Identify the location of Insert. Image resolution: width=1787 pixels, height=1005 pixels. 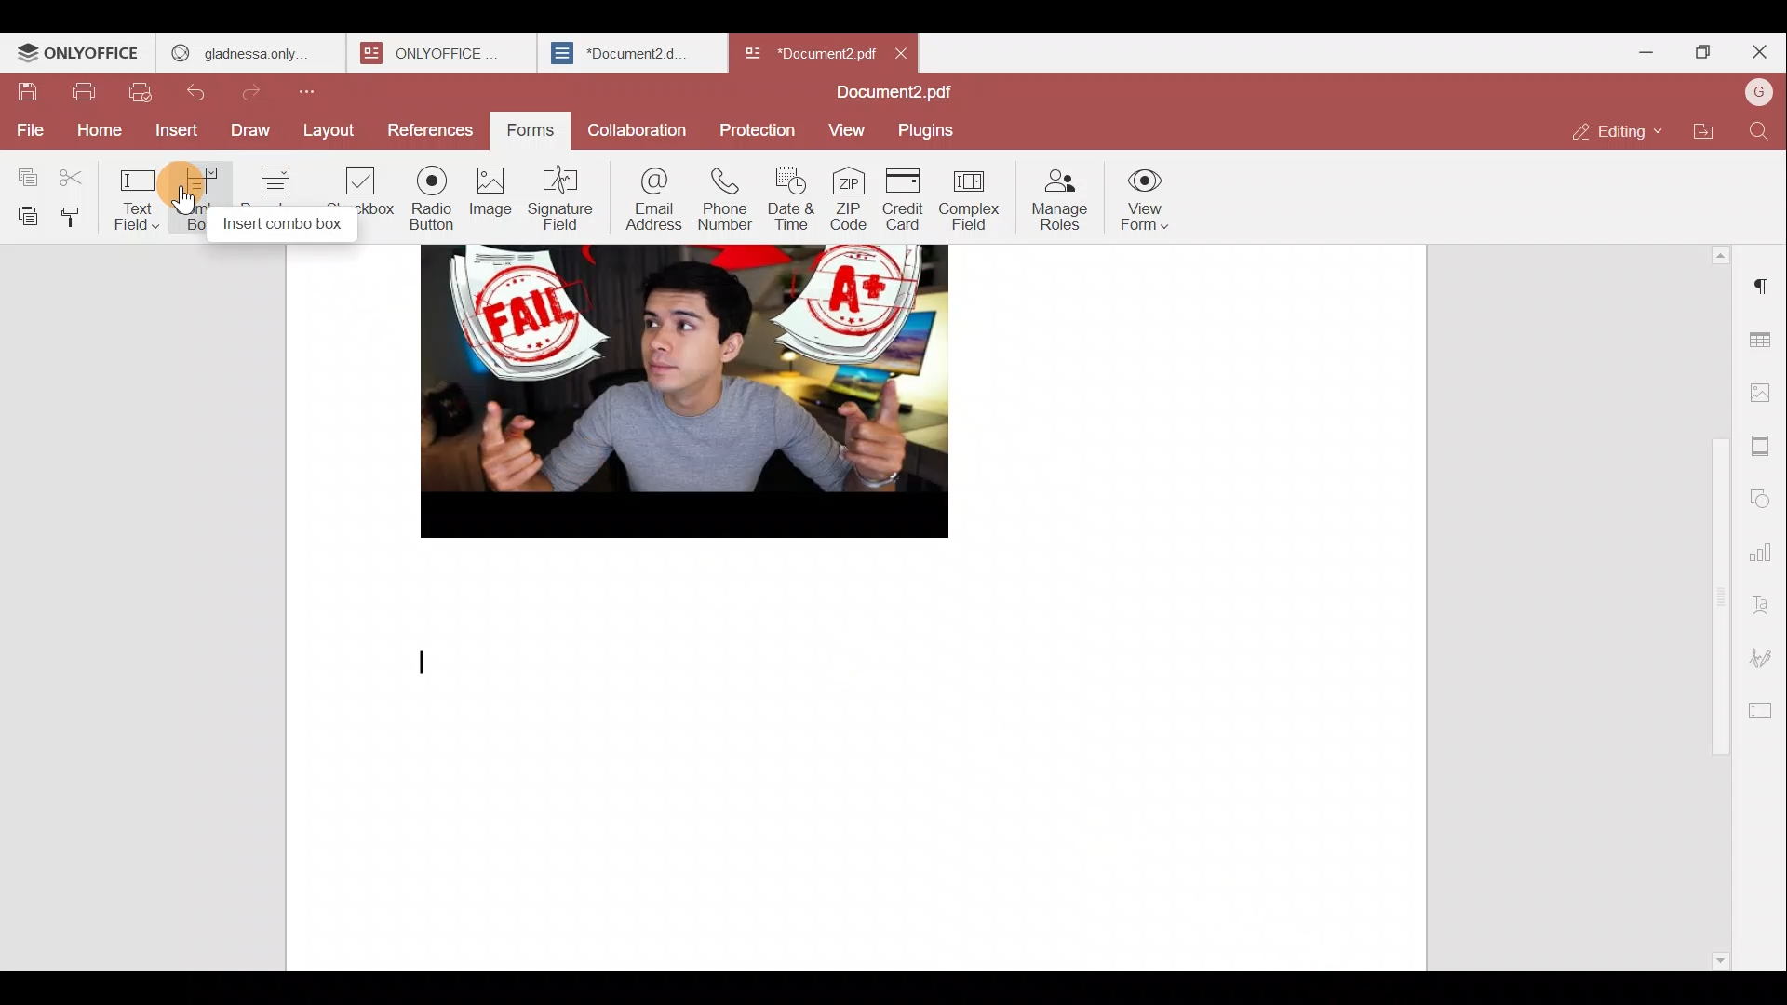
(171, 130).